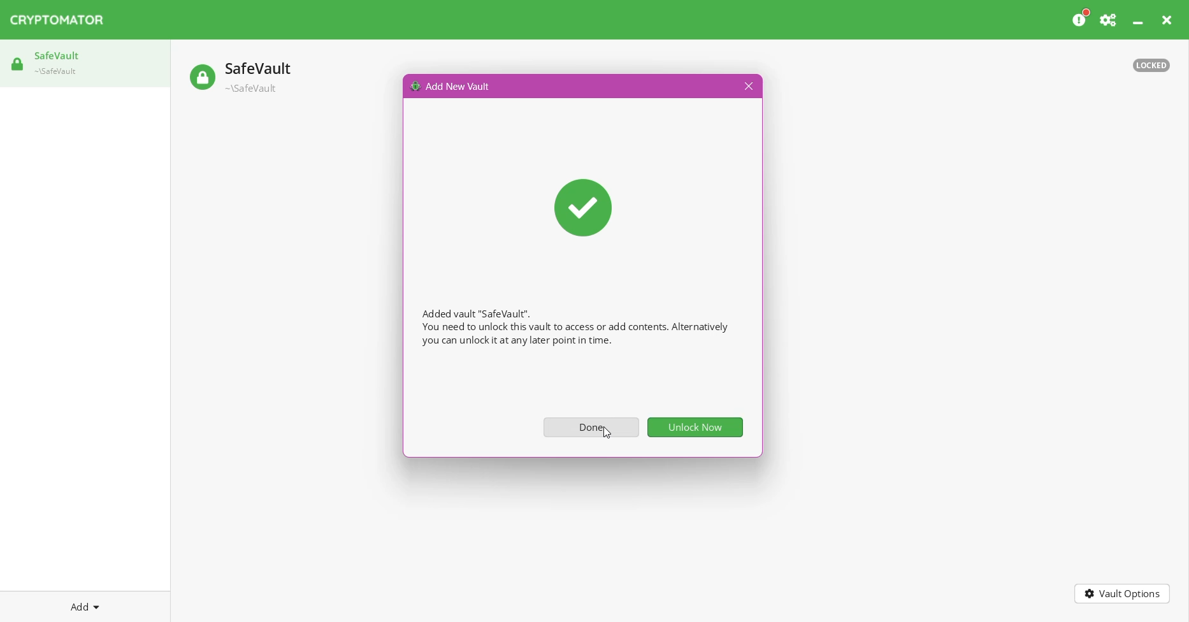 The height and width of the screenshot is (622, 1189). Describe the element at coordinates (85, 604) in the screenshot. I see `Add` at that location.